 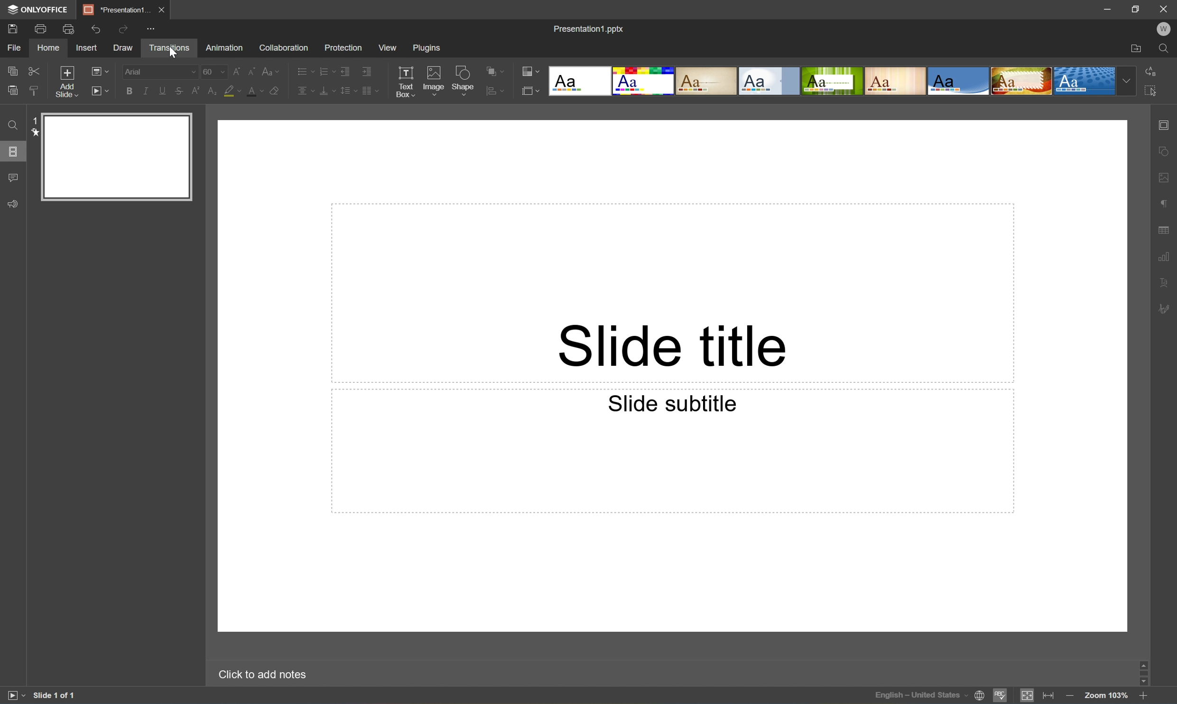 I want to click on Fit to width, so click(x=1048, y=695).